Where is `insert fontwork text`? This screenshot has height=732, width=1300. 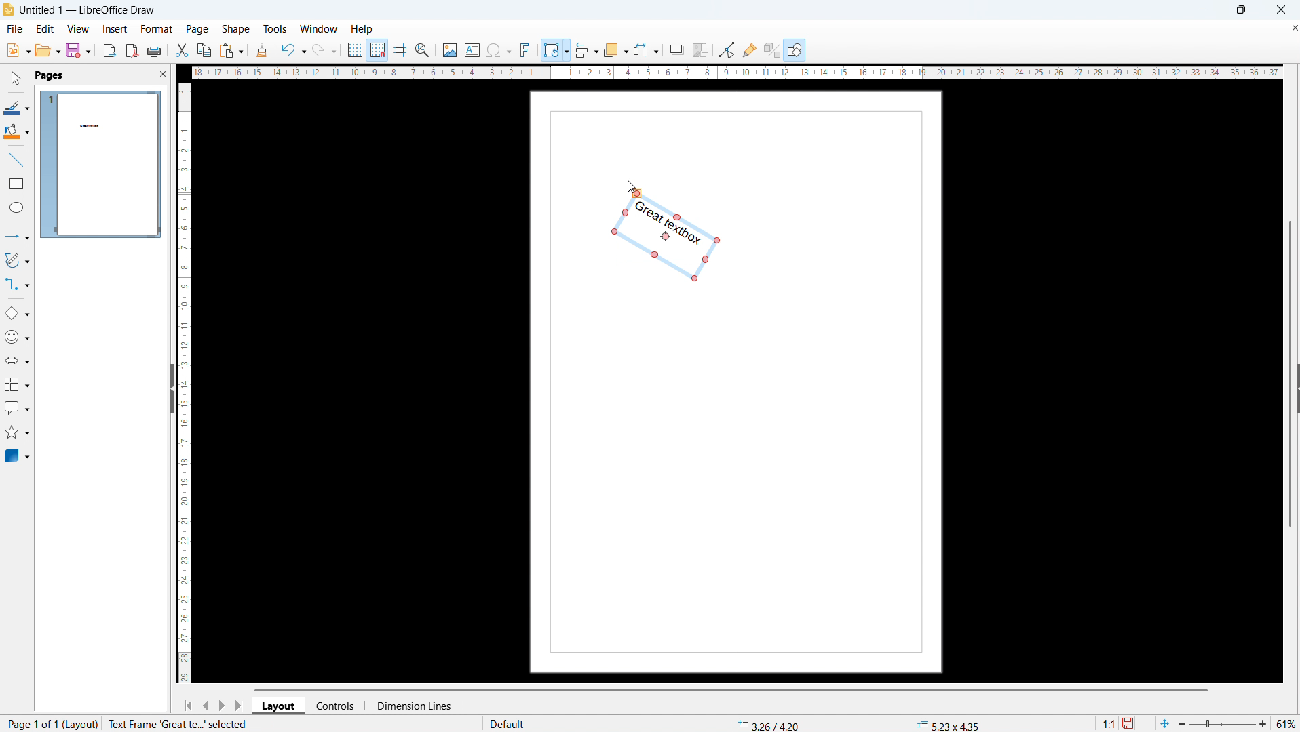 insert fontwork text is located at coordinates (526, 49).